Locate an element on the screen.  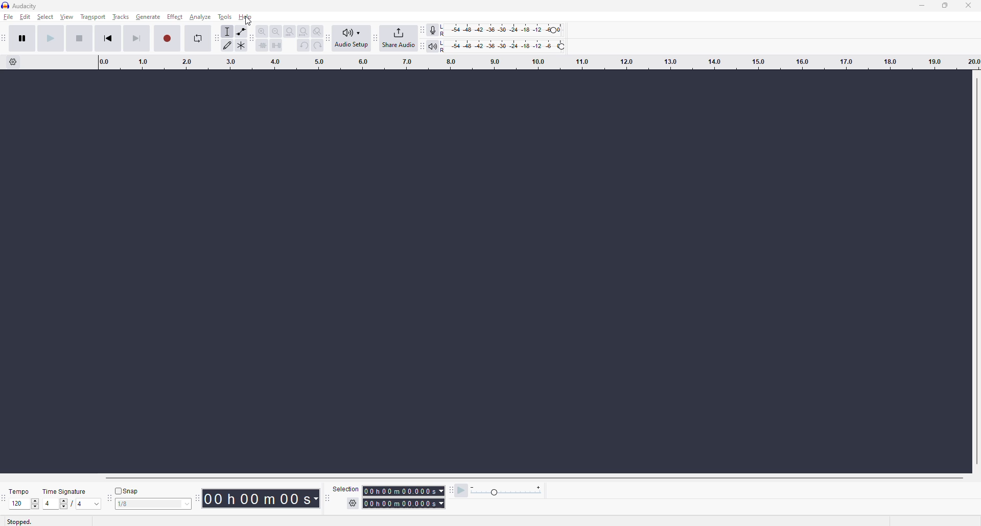
play at speed is located at coordinates (459, 492).